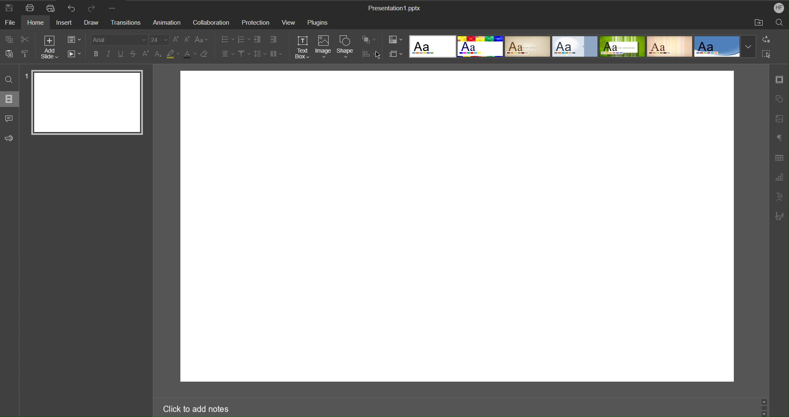 This screenshot has width=789, height=417. Describe the element at coordinates (30, 7) in the screenshot. I see `Print` at that location.